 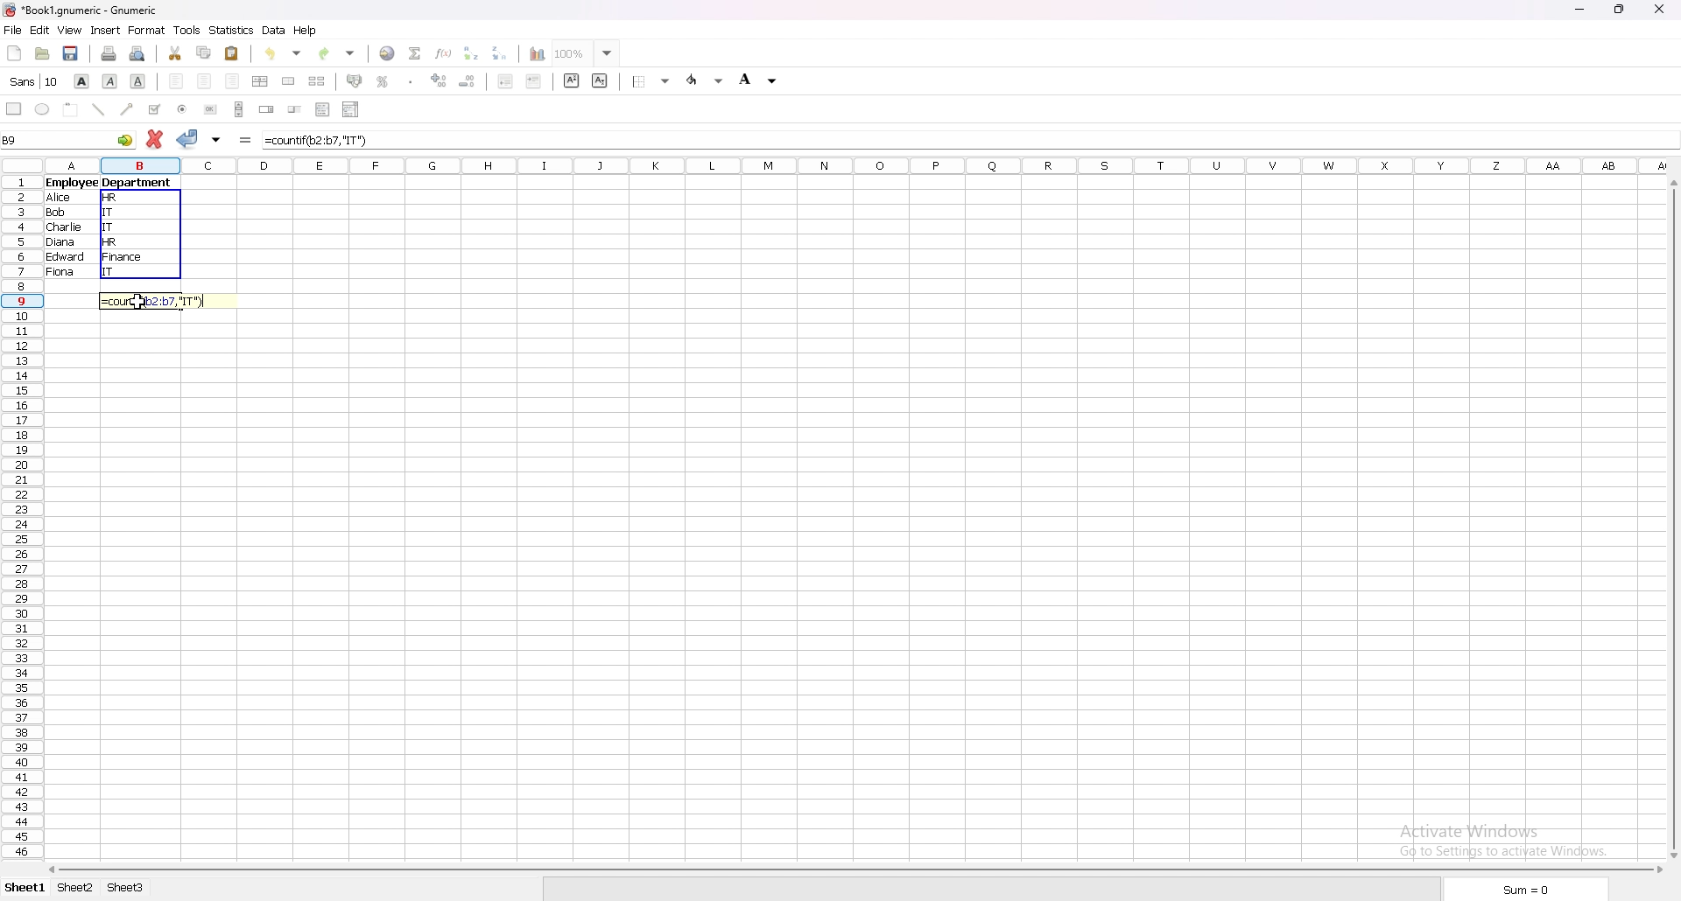 What do you see at coordinates (106, 31) in the screenshot?
I see `insert` at bounding box center [106, 31].